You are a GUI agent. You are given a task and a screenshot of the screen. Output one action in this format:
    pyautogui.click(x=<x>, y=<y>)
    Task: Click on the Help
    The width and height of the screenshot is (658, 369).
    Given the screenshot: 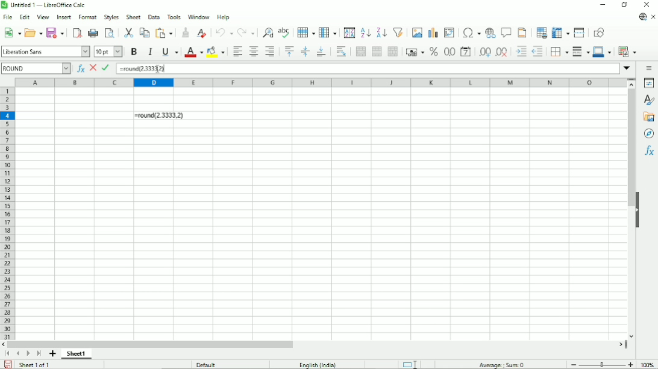 What is the action you would take?
    pyautogui.click(x=224, y=17)
    